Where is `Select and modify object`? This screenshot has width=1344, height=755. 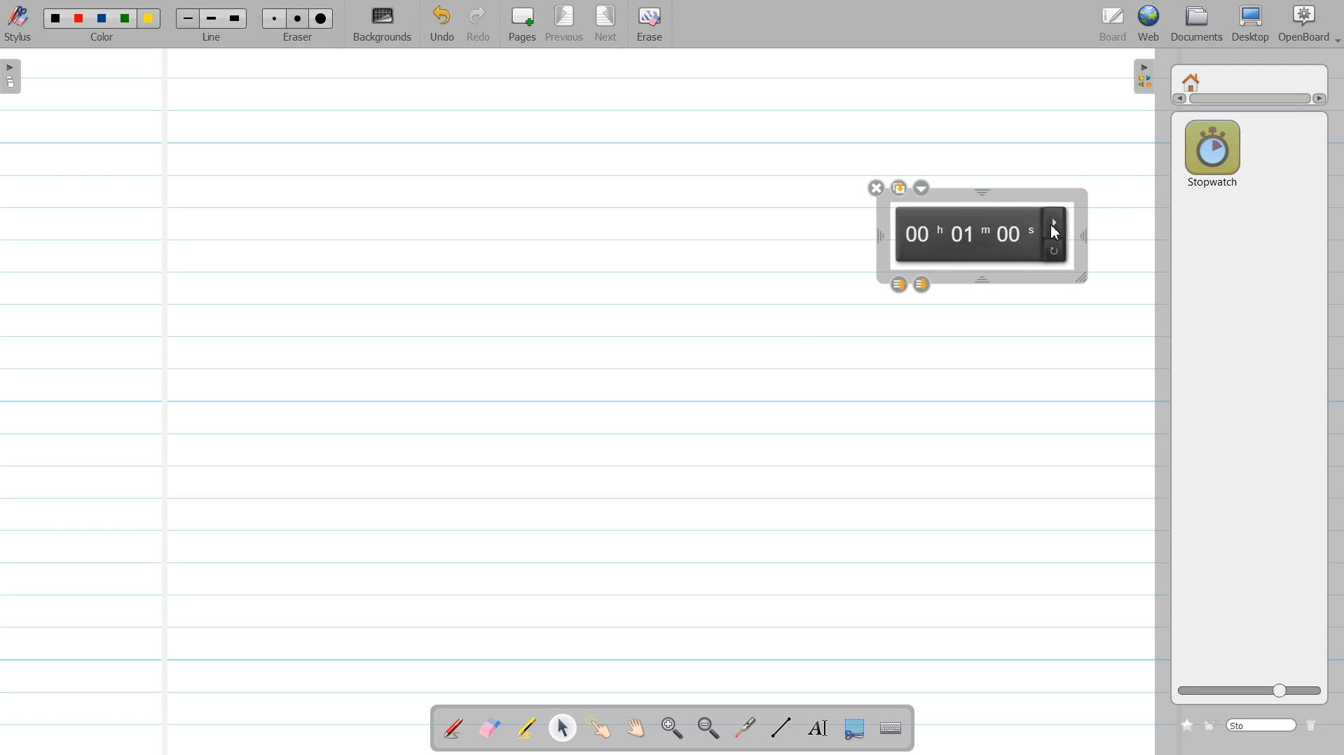
Select and modify object is located at coordinates (562, 728).